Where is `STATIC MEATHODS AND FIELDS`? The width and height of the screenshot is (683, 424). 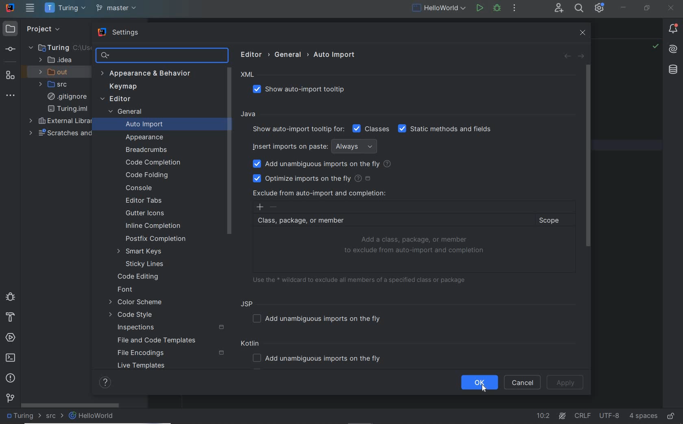 STATIC MEATHODS AND FIELDS is located at coordinates (445, 129).